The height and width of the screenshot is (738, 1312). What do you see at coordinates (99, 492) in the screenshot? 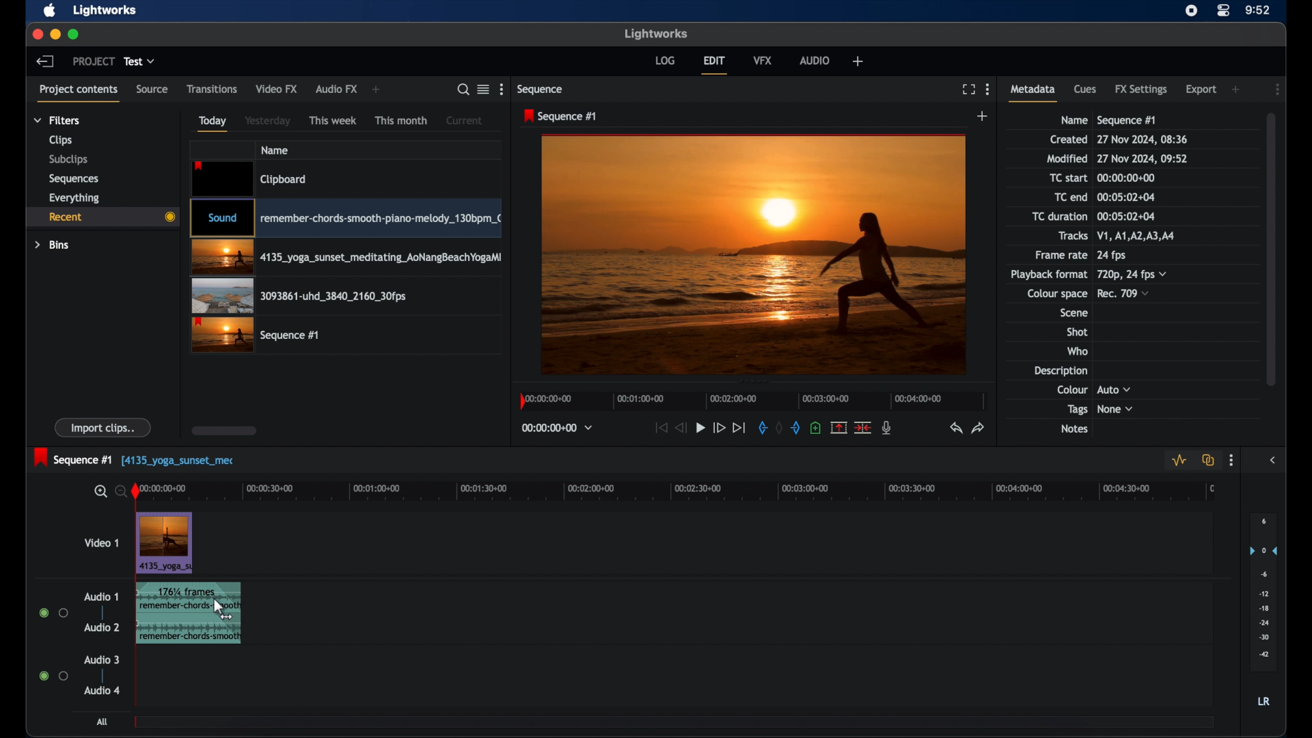
I see `zoom in` at bounding box center [99, 492].